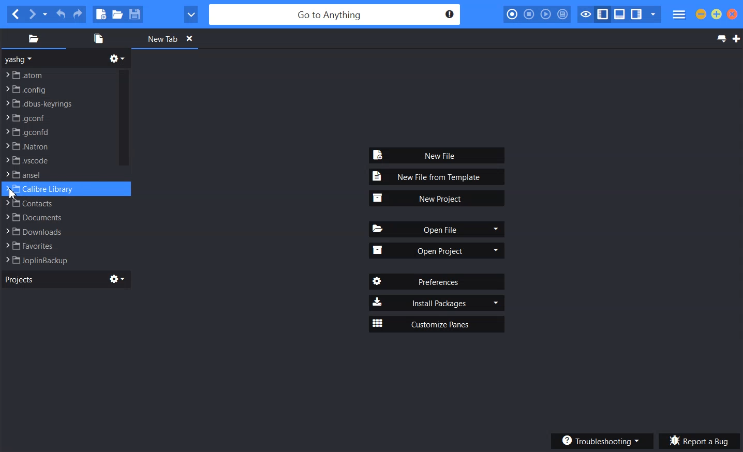  I want to click on Preferences, so click(436, 281).